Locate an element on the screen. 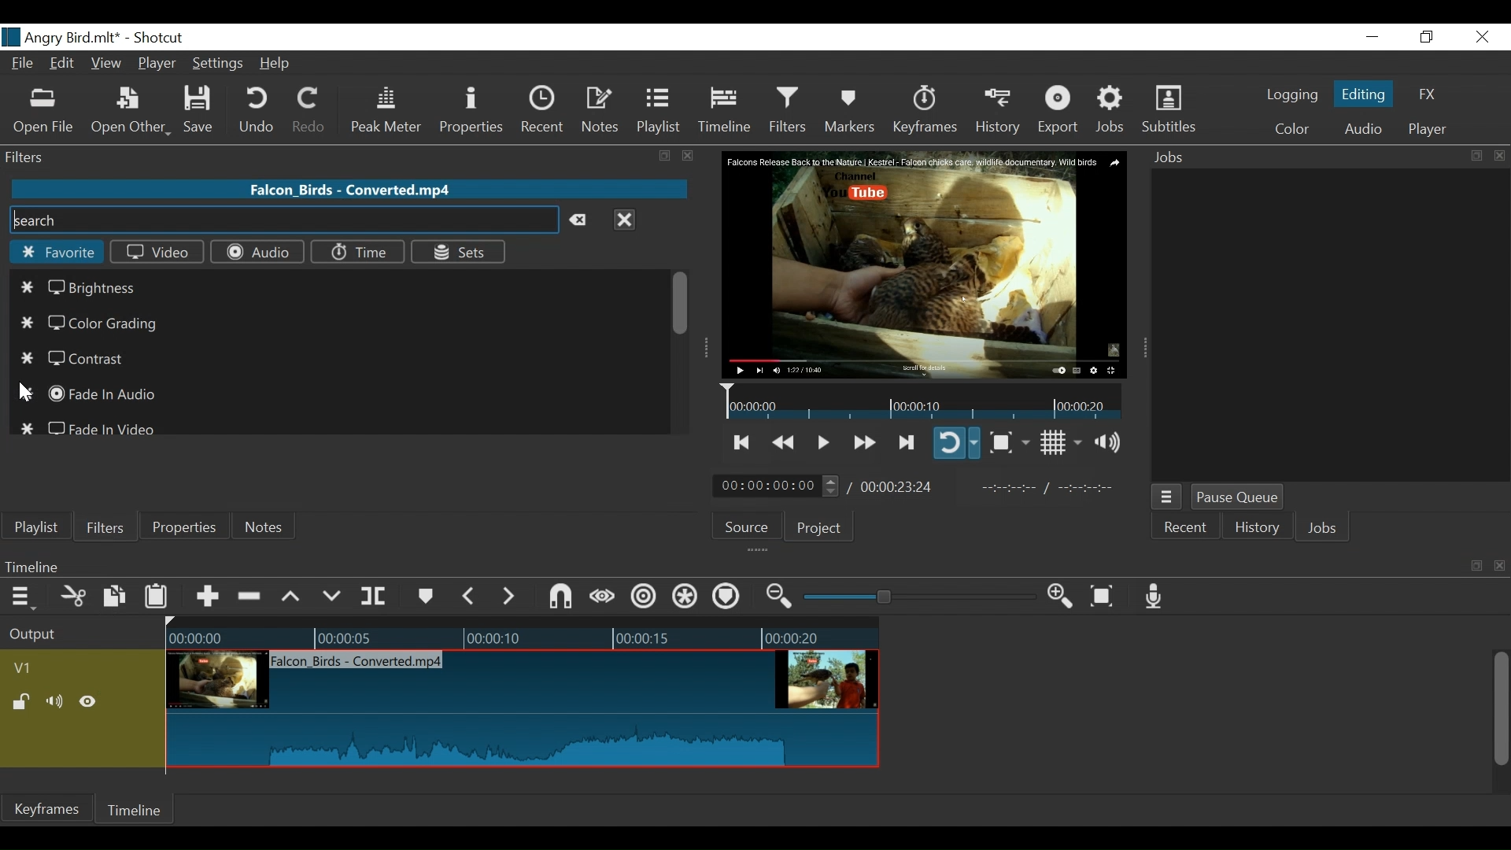 This screenshot has width=1511, height=850. Properties is located at coordinates (474, 112).